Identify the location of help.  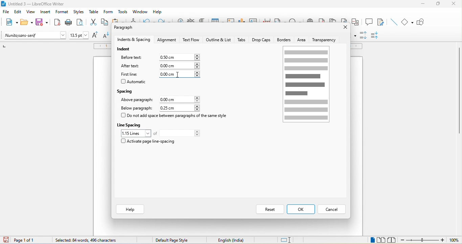
(157, 11).